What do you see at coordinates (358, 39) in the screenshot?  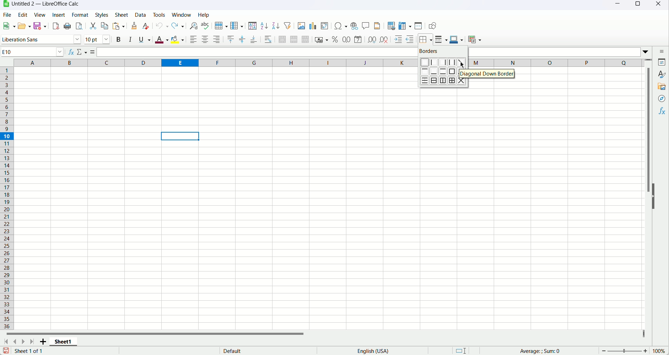 I see `Format as date` at bounding box center [358, 39].